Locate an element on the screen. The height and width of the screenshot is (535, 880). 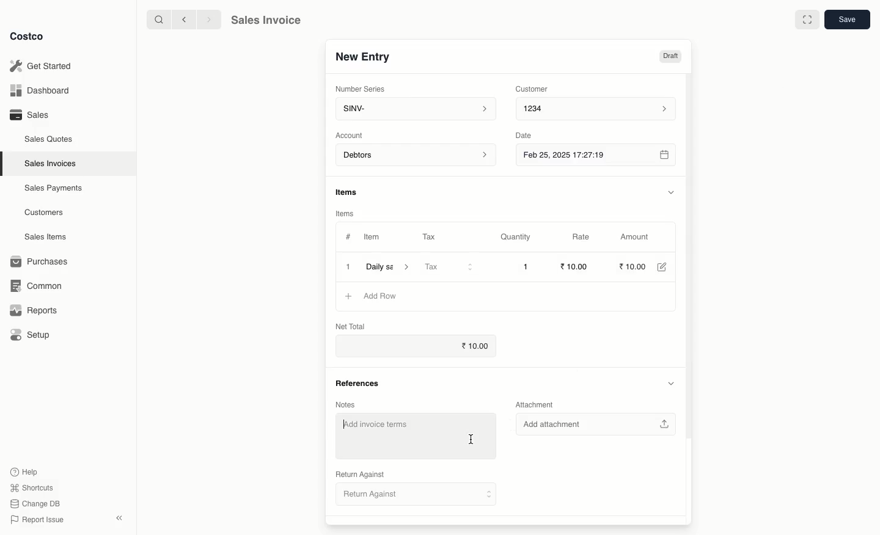
Search is located at coordinates (156, 20).